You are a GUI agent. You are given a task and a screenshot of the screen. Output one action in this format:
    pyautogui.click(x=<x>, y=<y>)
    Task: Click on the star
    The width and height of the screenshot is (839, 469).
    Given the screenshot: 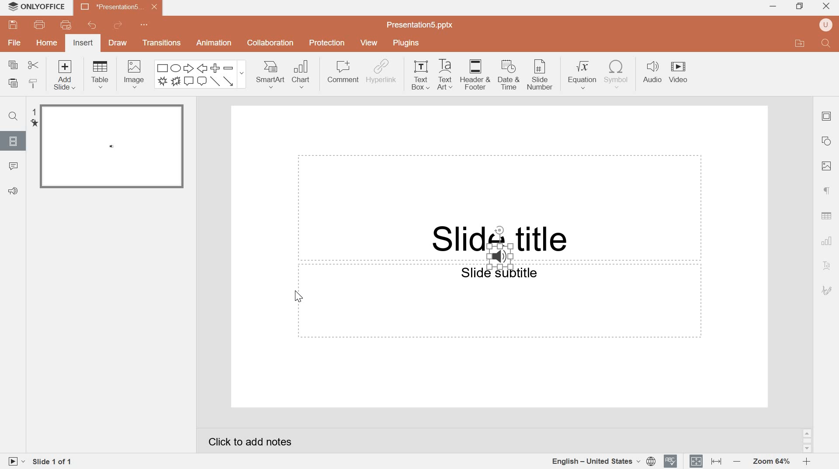 What is the action you would take?
    pyautogui.click(x=34, y=124)
    